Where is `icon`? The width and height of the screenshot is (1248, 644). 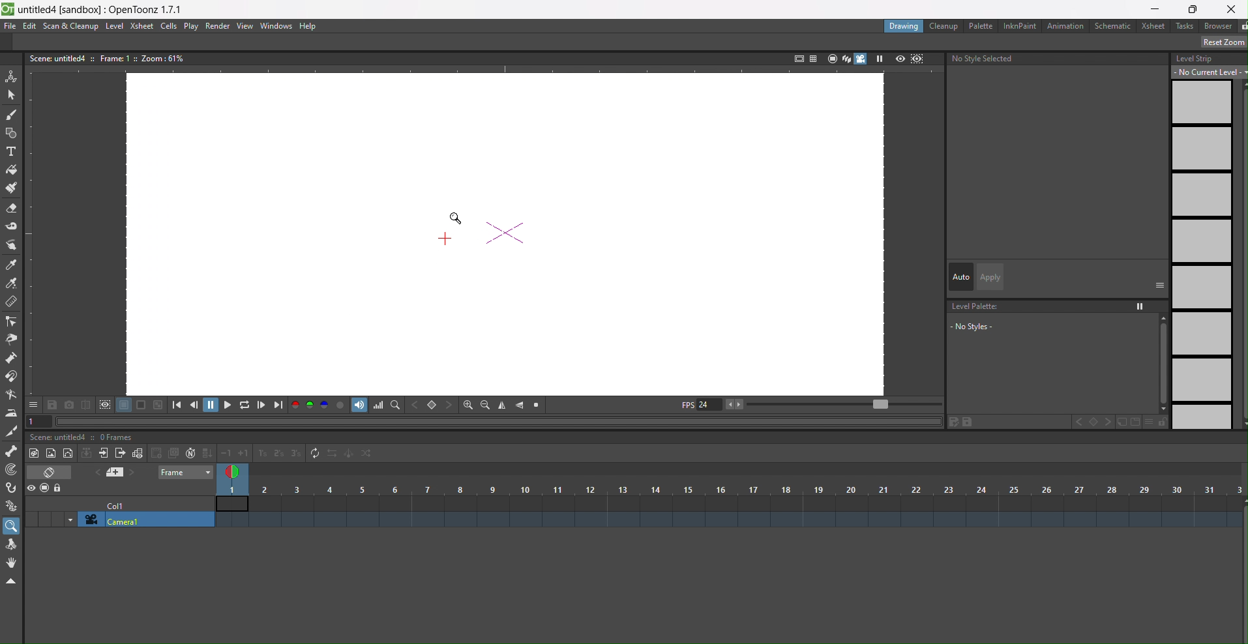 icon is located at coordinates (106, 405).